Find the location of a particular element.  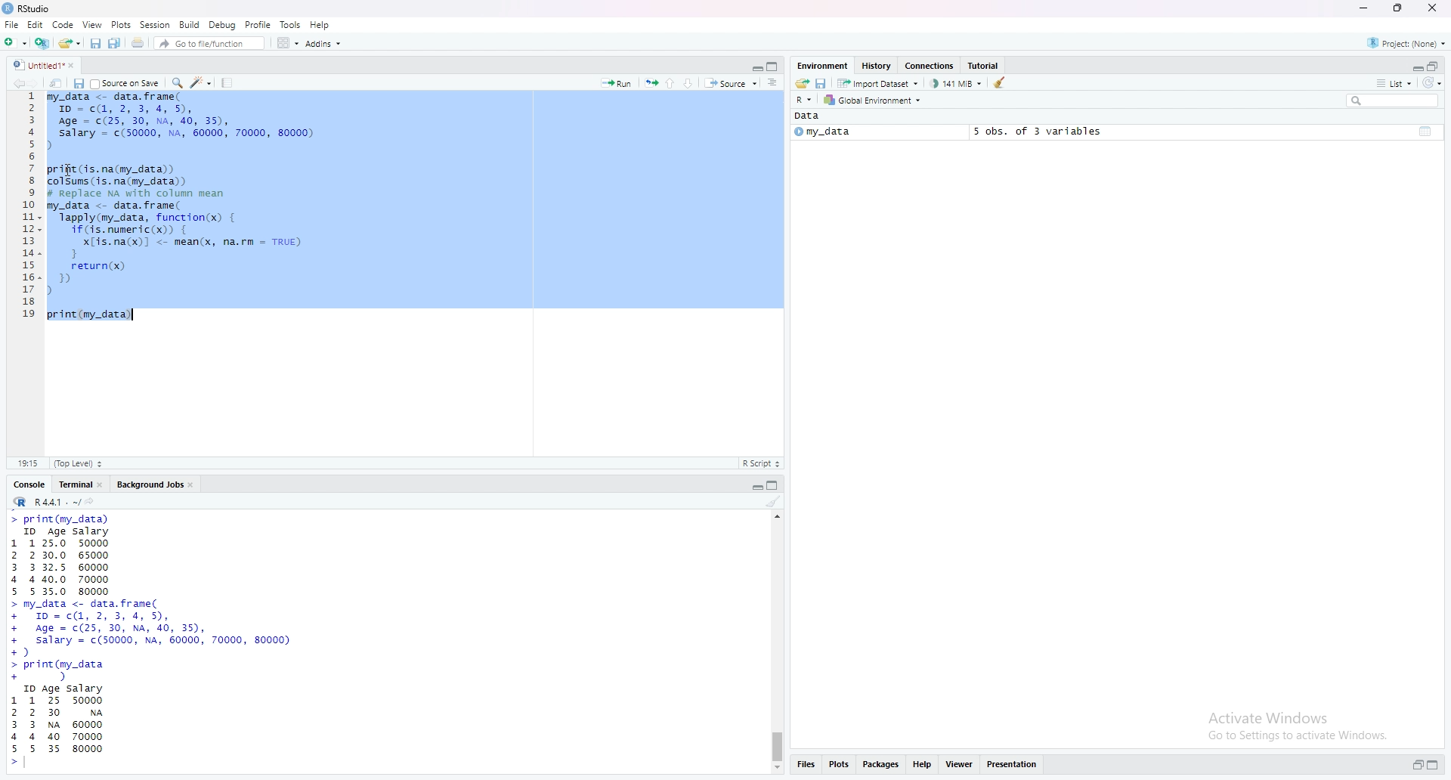

run is located at coordinates (616, 84).